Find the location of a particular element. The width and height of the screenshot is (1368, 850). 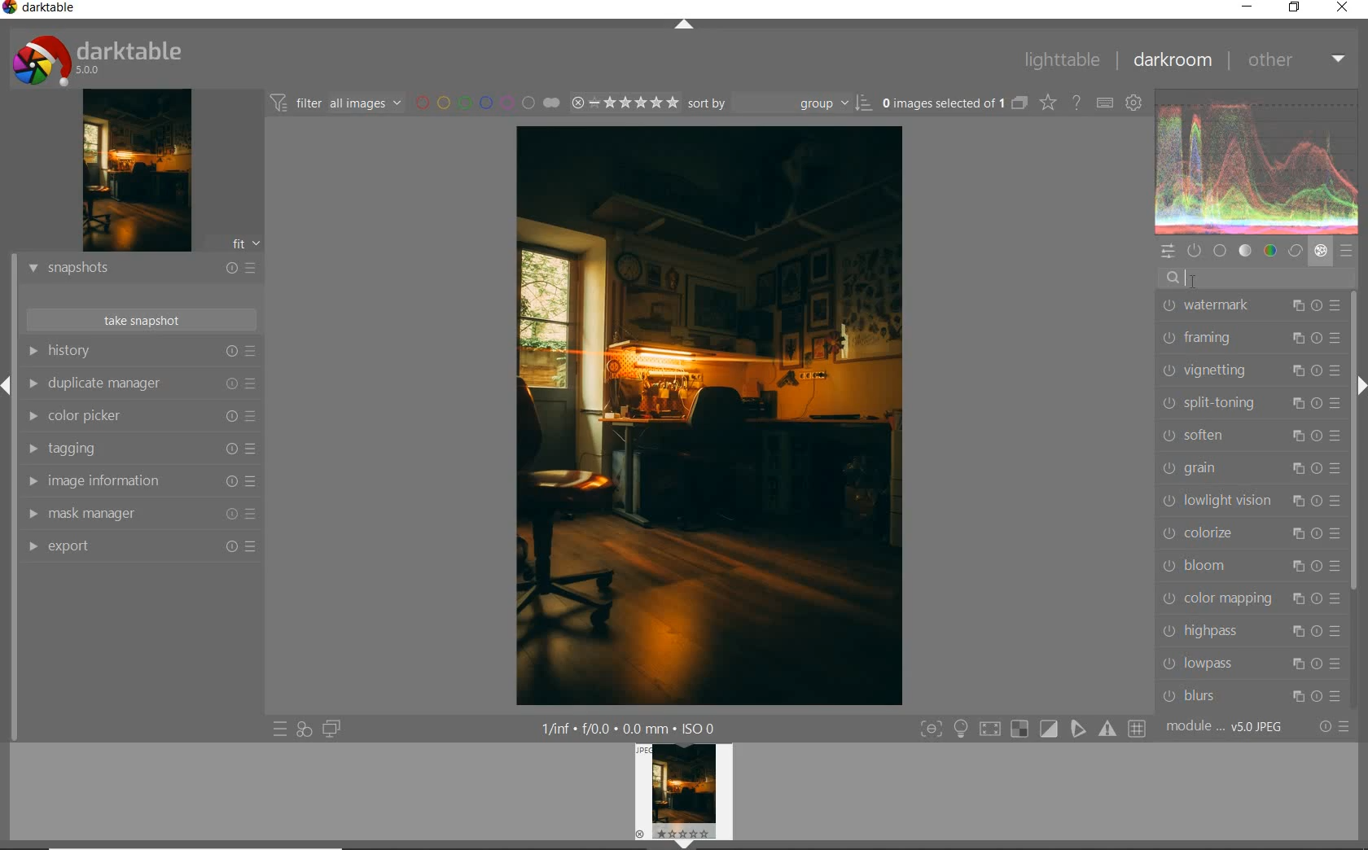

module is located at coordinates (1224, 725).